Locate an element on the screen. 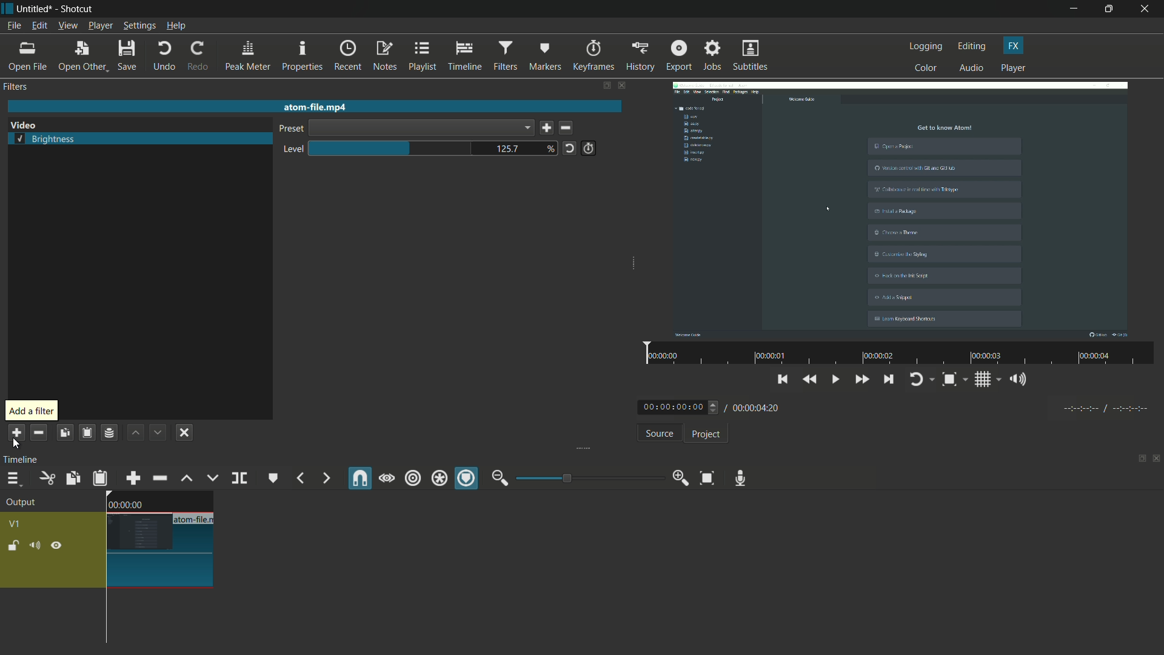  audio is located at coordinates (972, 69).